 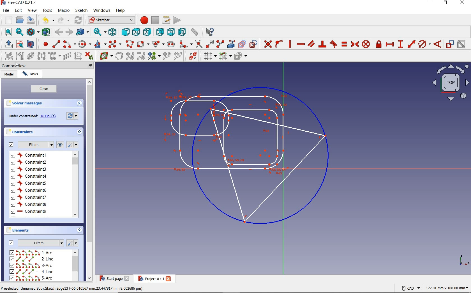 What do you see at coordinates (79, 230) in the screenshot?
I see `expand` at bounding box center [79, 230].